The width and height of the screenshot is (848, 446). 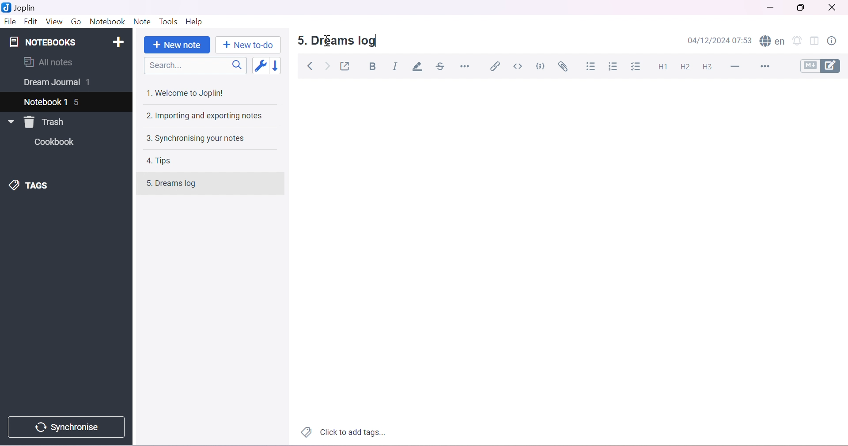 I want to click on Trash, so click(x=47, y=122).